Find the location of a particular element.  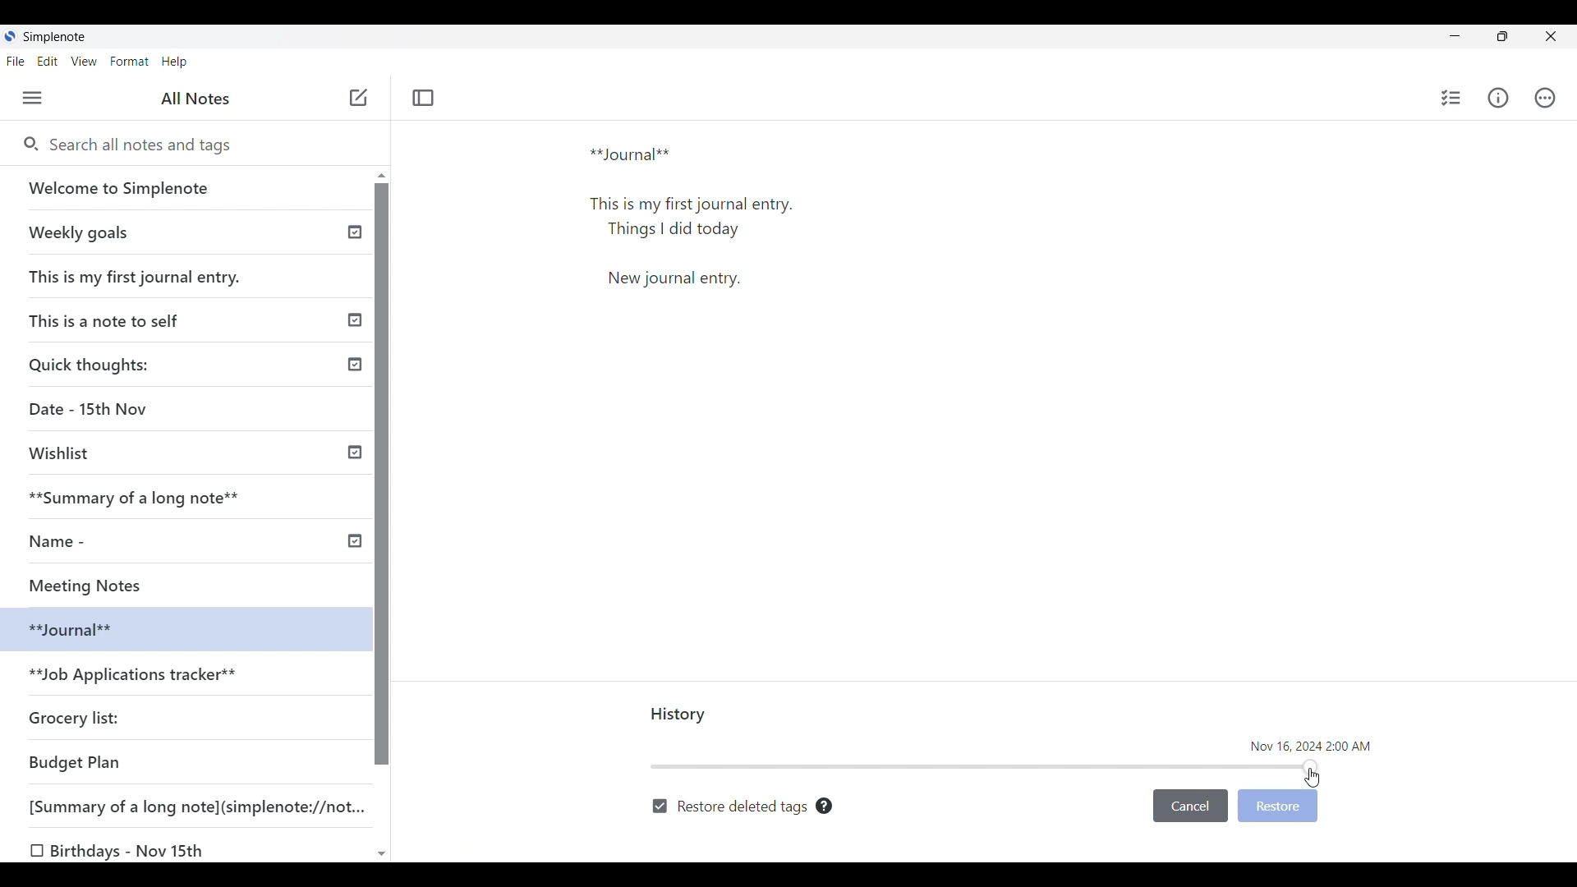

Add new note is located at coordinates (359, 97).